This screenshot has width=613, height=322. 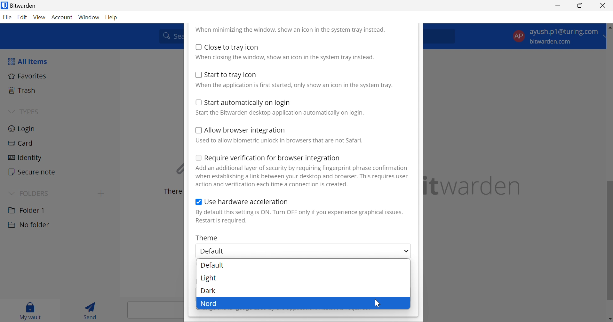 I want to click on , so click(x=290, y=29).